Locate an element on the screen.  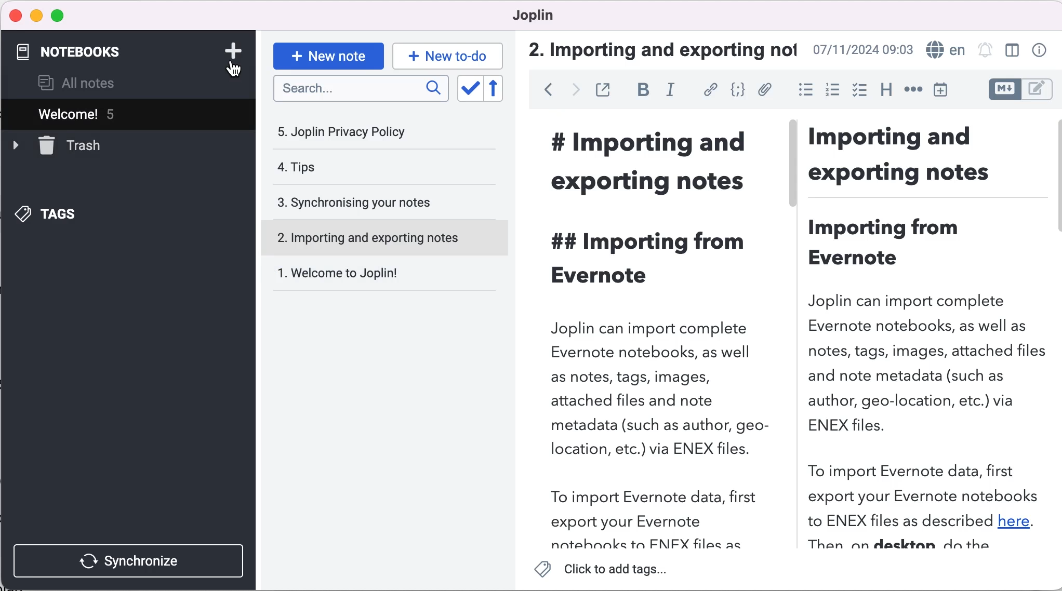
synchronize is located at coordinates (131, 560).